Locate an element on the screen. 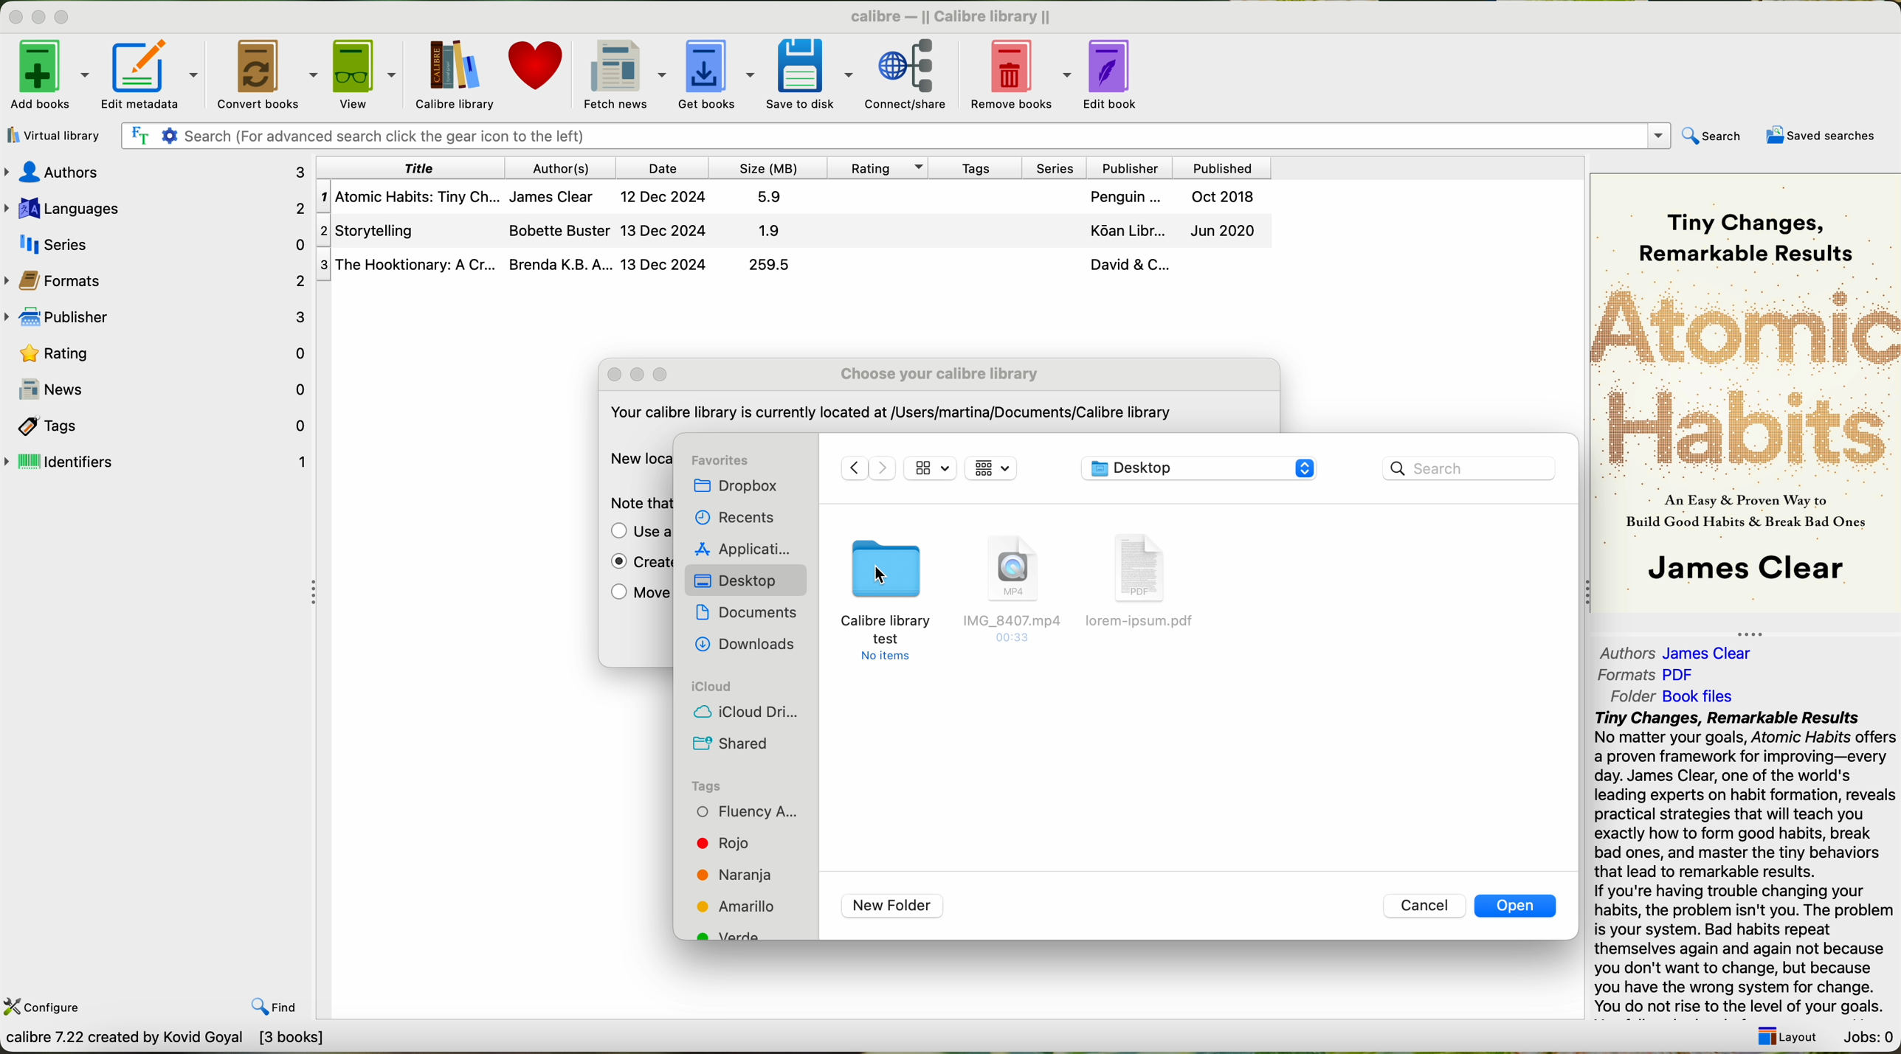 The width and height of the screenshot is (1901, 1054). shared is located at coordinates (729, 741).